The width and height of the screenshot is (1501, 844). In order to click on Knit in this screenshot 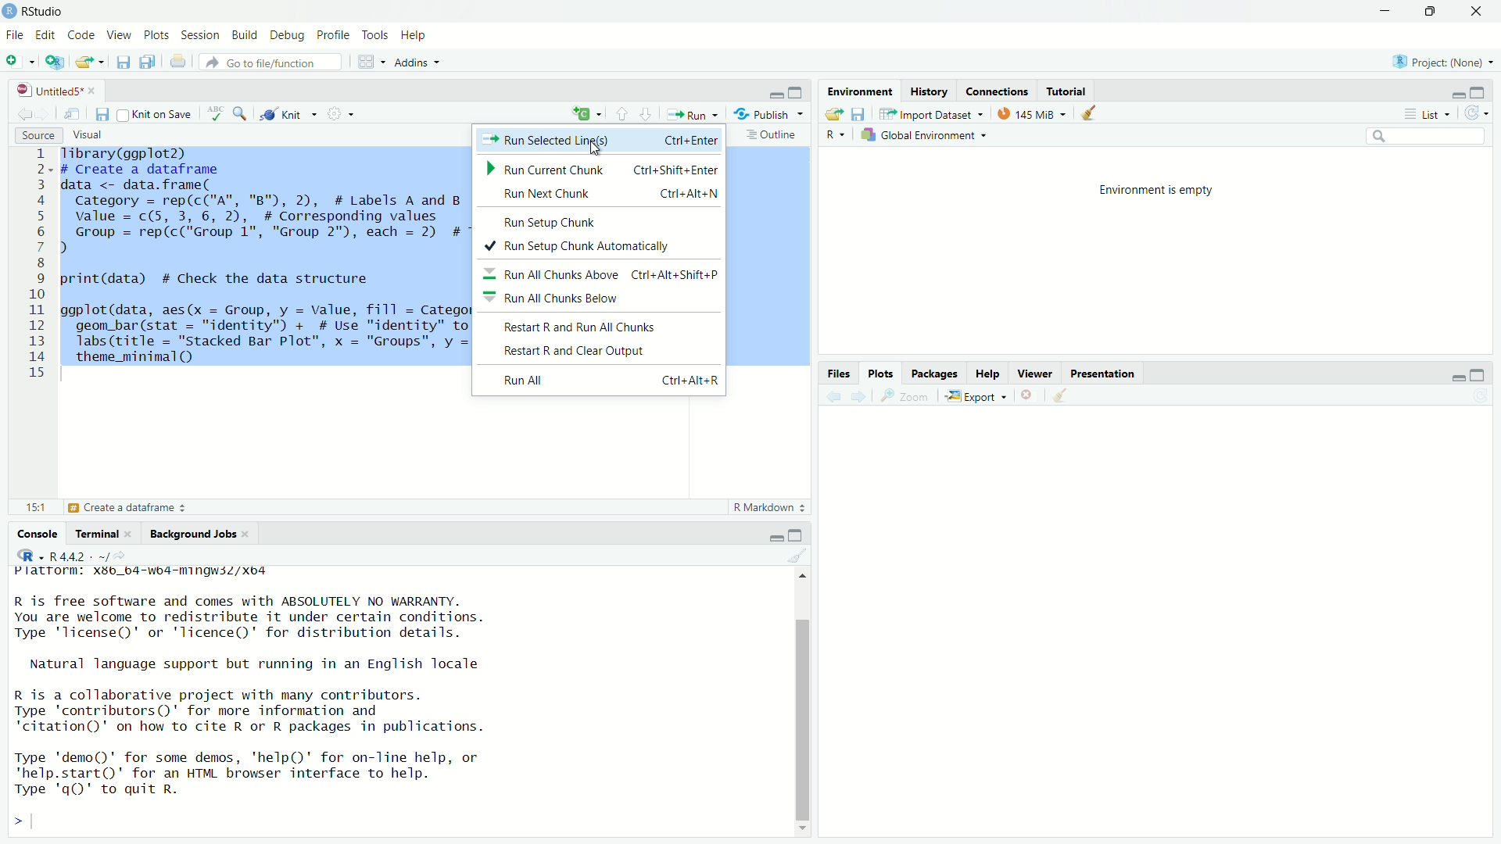, I will do `click(287, 112)`.